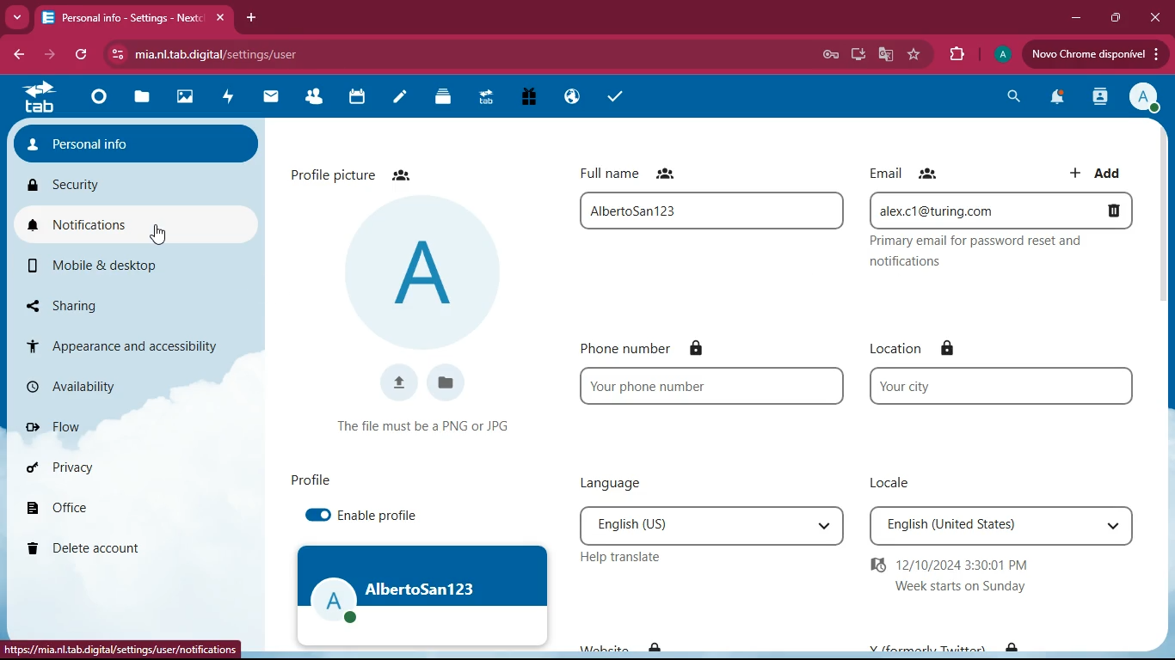 Image resolution: width=1175 pixels, height=660 pixels. What do you see at coordinates (93, 551) in the screenshot?
I see `delete` at bounding box center [93, 551].